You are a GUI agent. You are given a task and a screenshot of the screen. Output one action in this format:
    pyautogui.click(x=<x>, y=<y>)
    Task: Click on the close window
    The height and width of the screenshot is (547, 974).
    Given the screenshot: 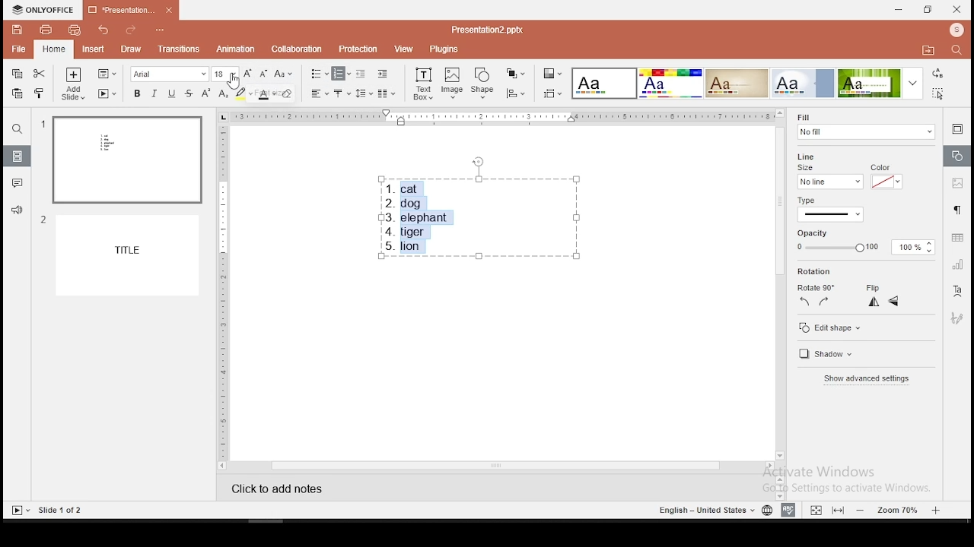 What is the action you would take?
    pyautogui.click(x=958, y=10)
    